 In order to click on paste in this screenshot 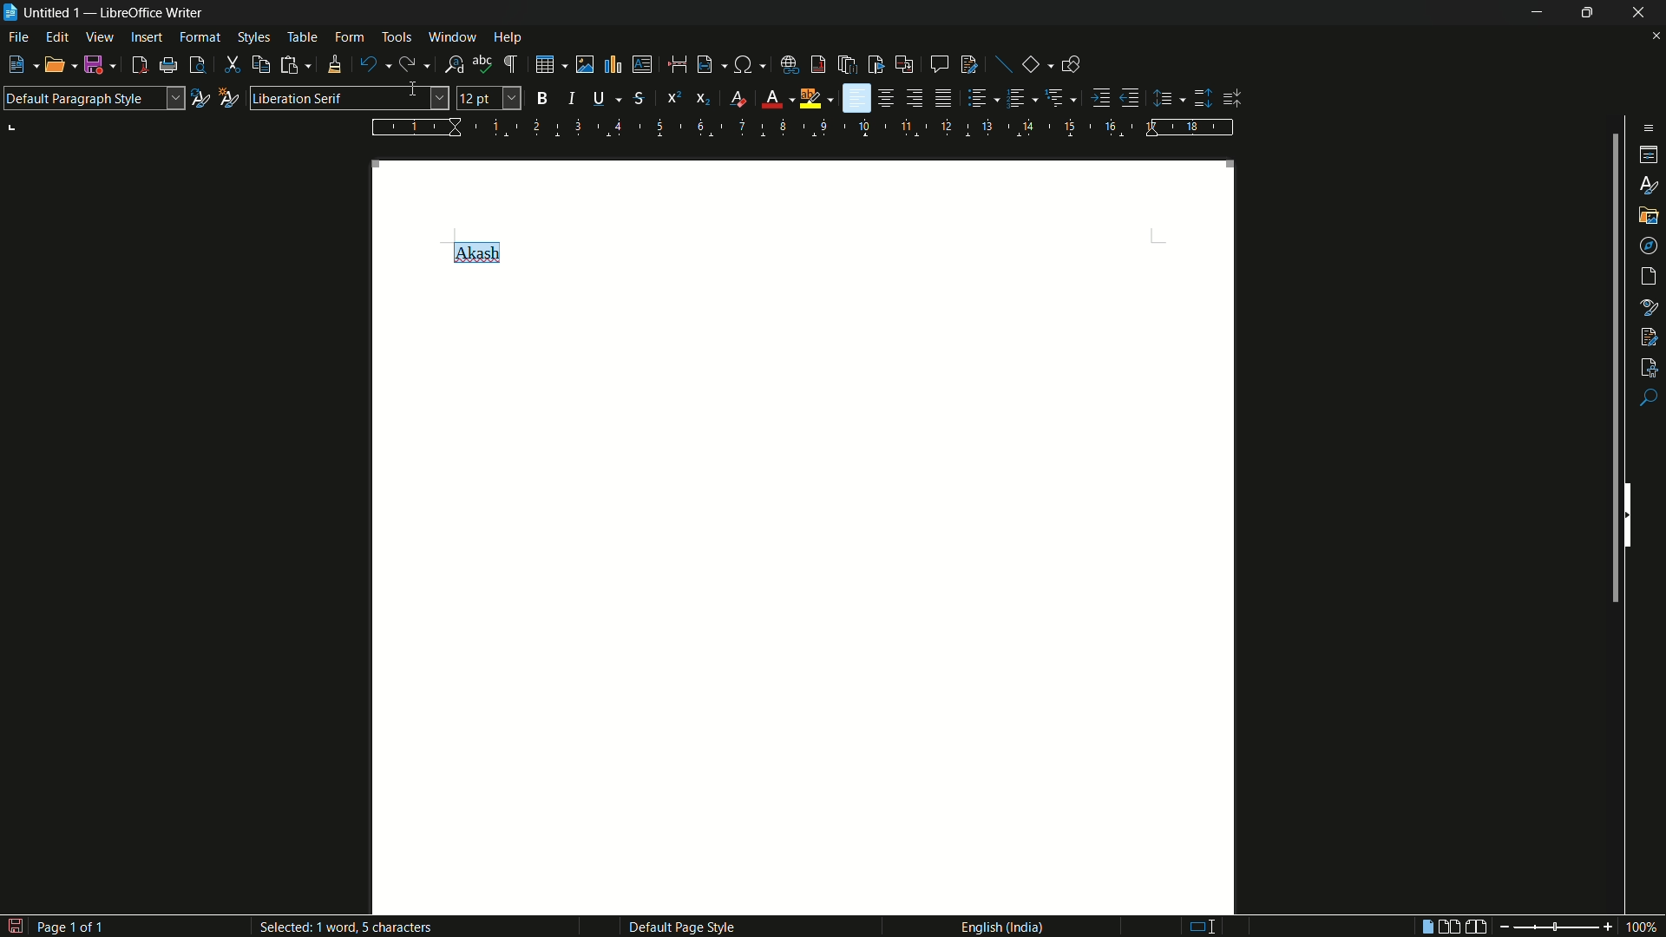, I will do `click(296, 65)`.